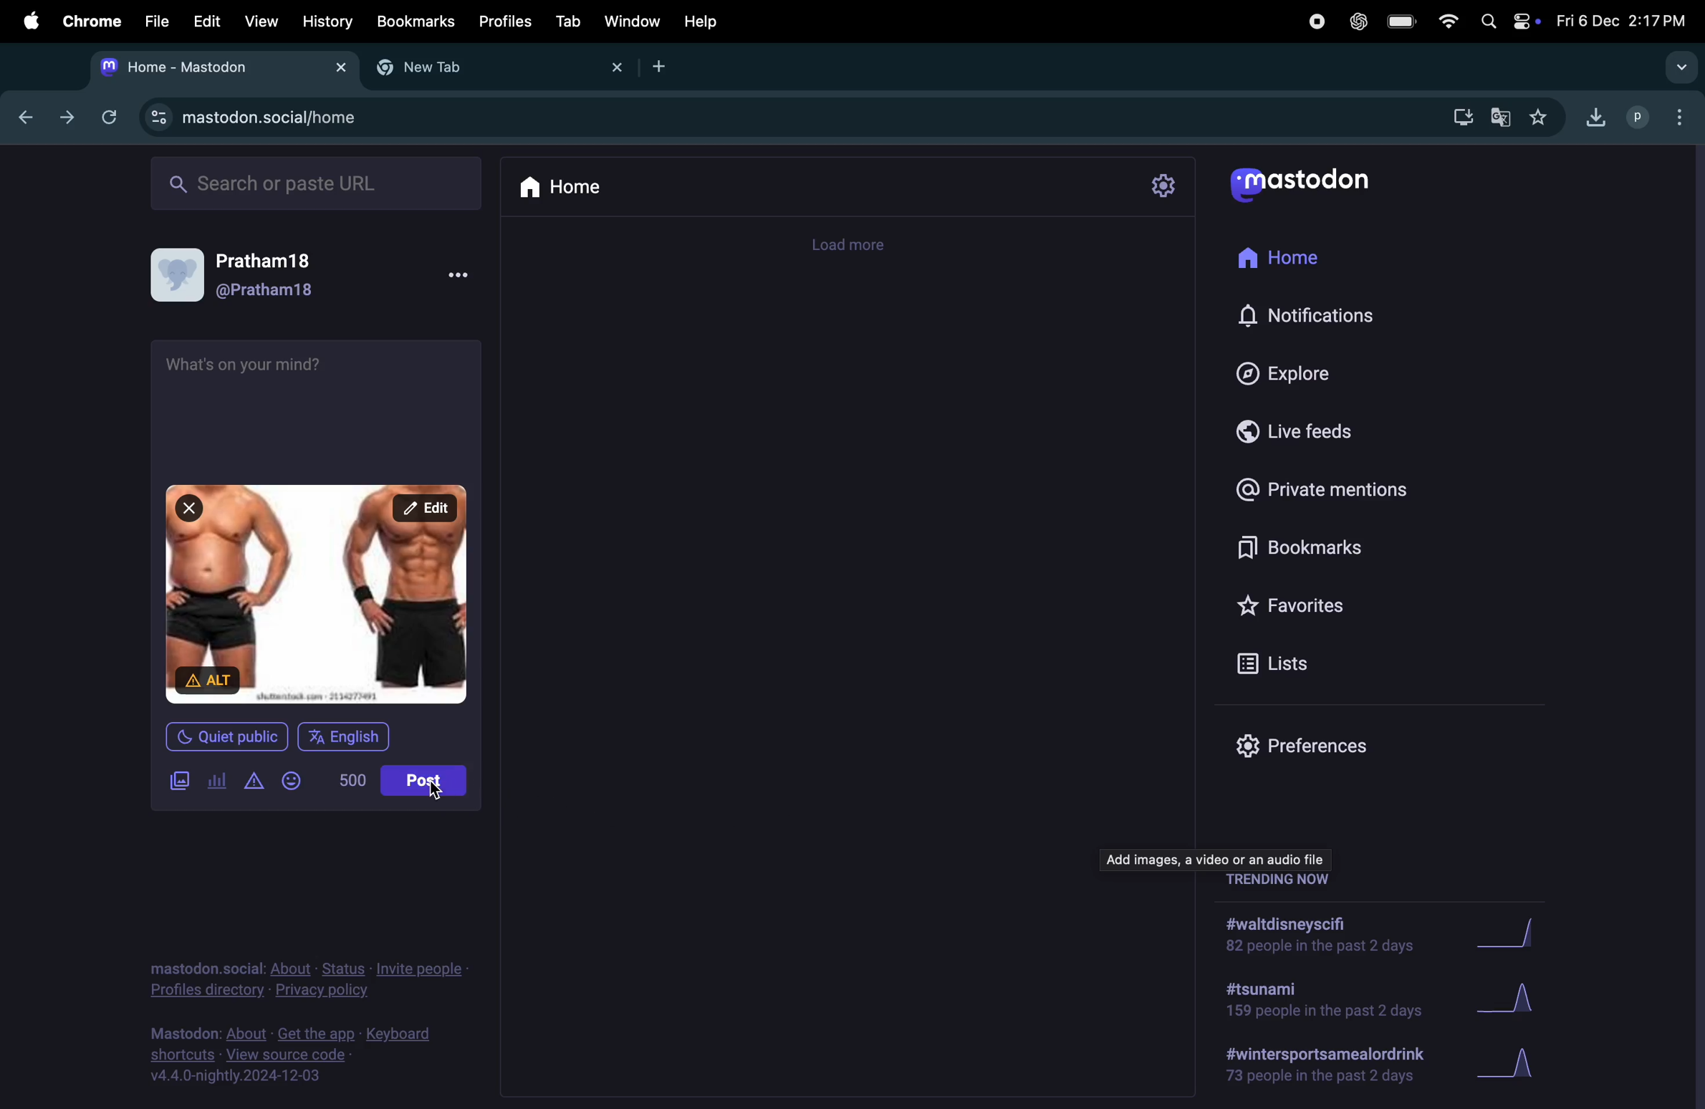 This screenshot has width=1705, height=1109. I want to click on apple menu, so click(29, 21).